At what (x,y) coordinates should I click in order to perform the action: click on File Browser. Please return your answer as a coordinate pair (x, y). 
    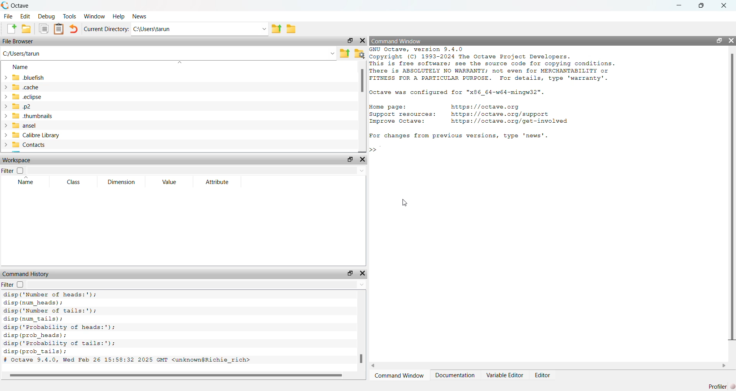
    Looking at the image, I should click on (18, 41).